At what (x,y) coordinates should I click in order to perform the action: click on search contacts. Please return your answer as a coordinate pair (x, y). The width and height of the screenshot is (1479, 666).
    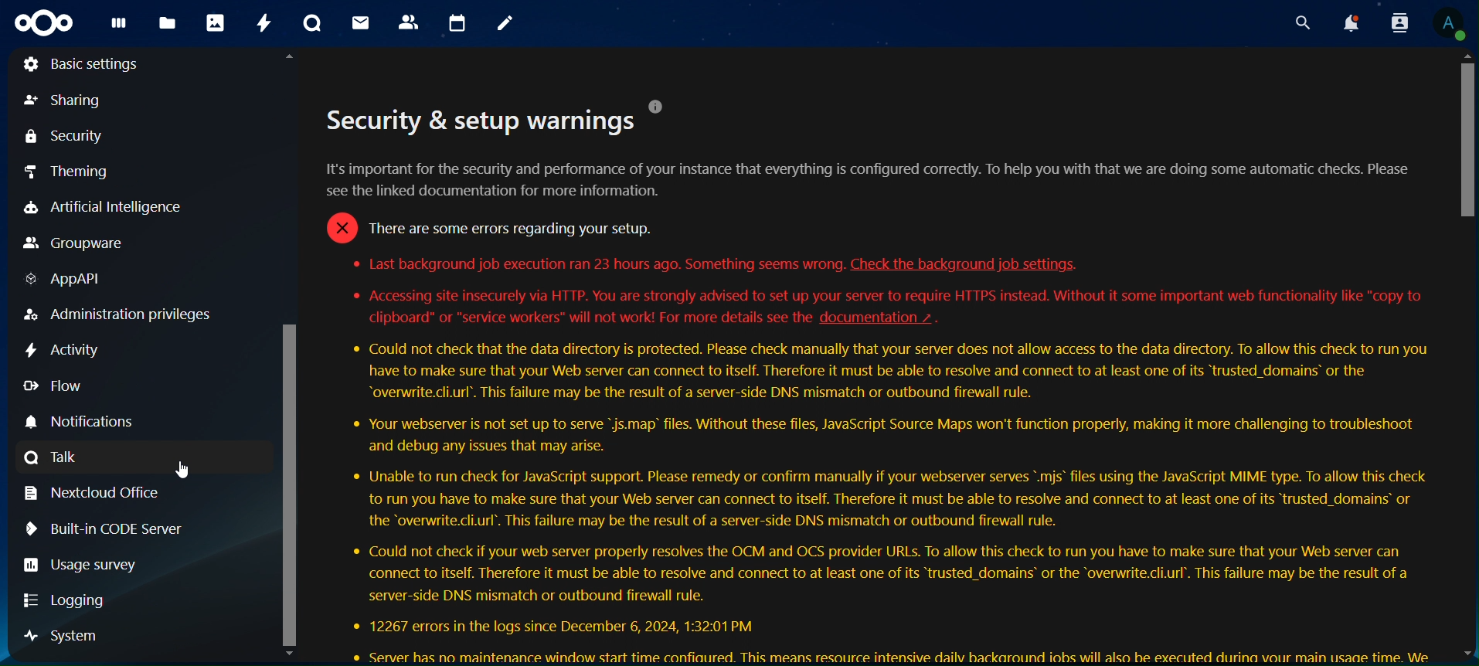
    Looking at the image, I should click on (1396, 24).